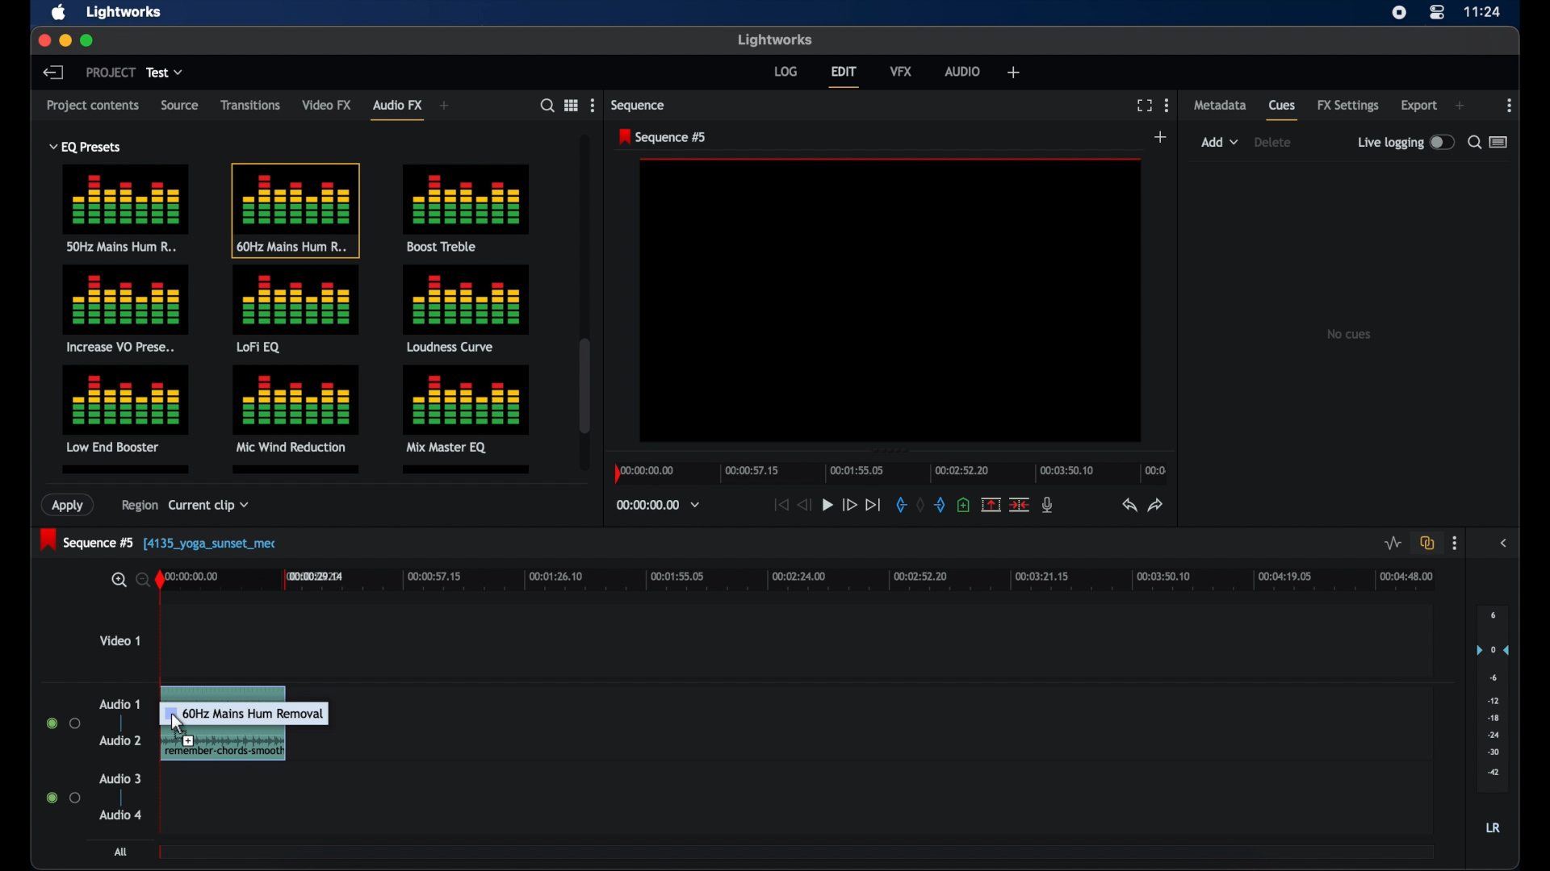 This screenshot has height=871, width=1550. What do you see at coordinates (1418, 105) in the screenshot?
I see `export` at bounding box center [1418, 105].